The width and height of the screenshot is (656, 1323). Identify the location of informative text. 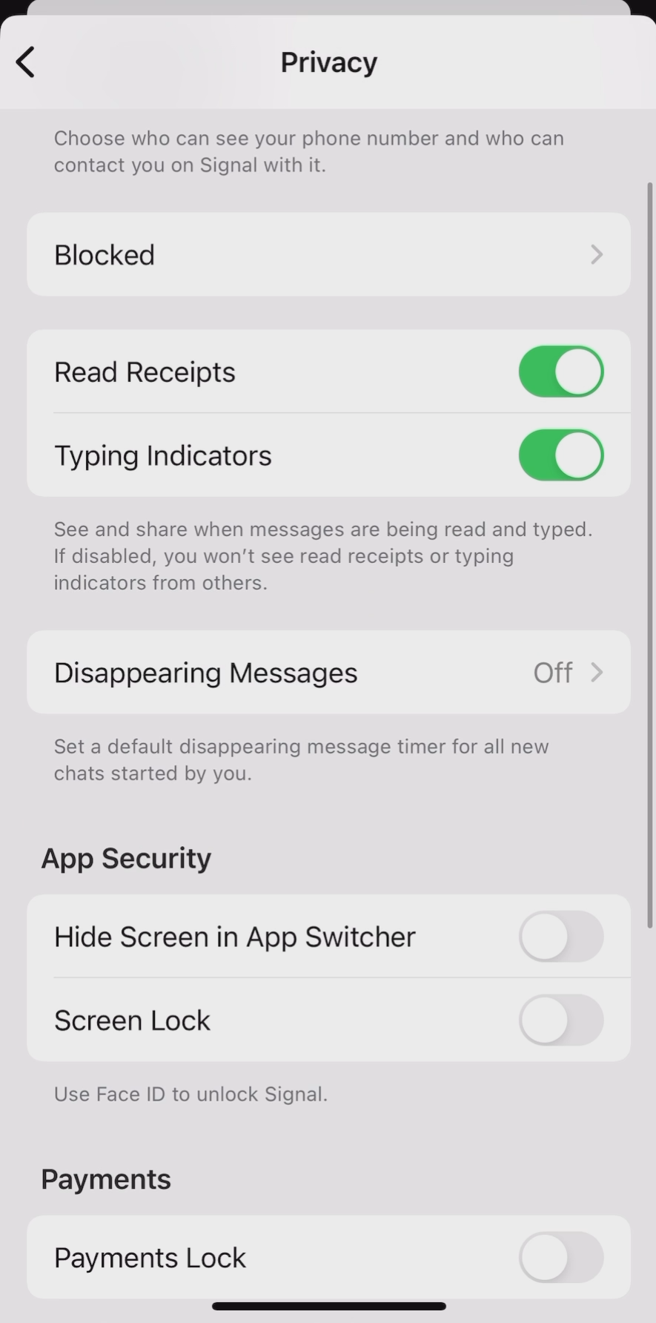
(329, 551).